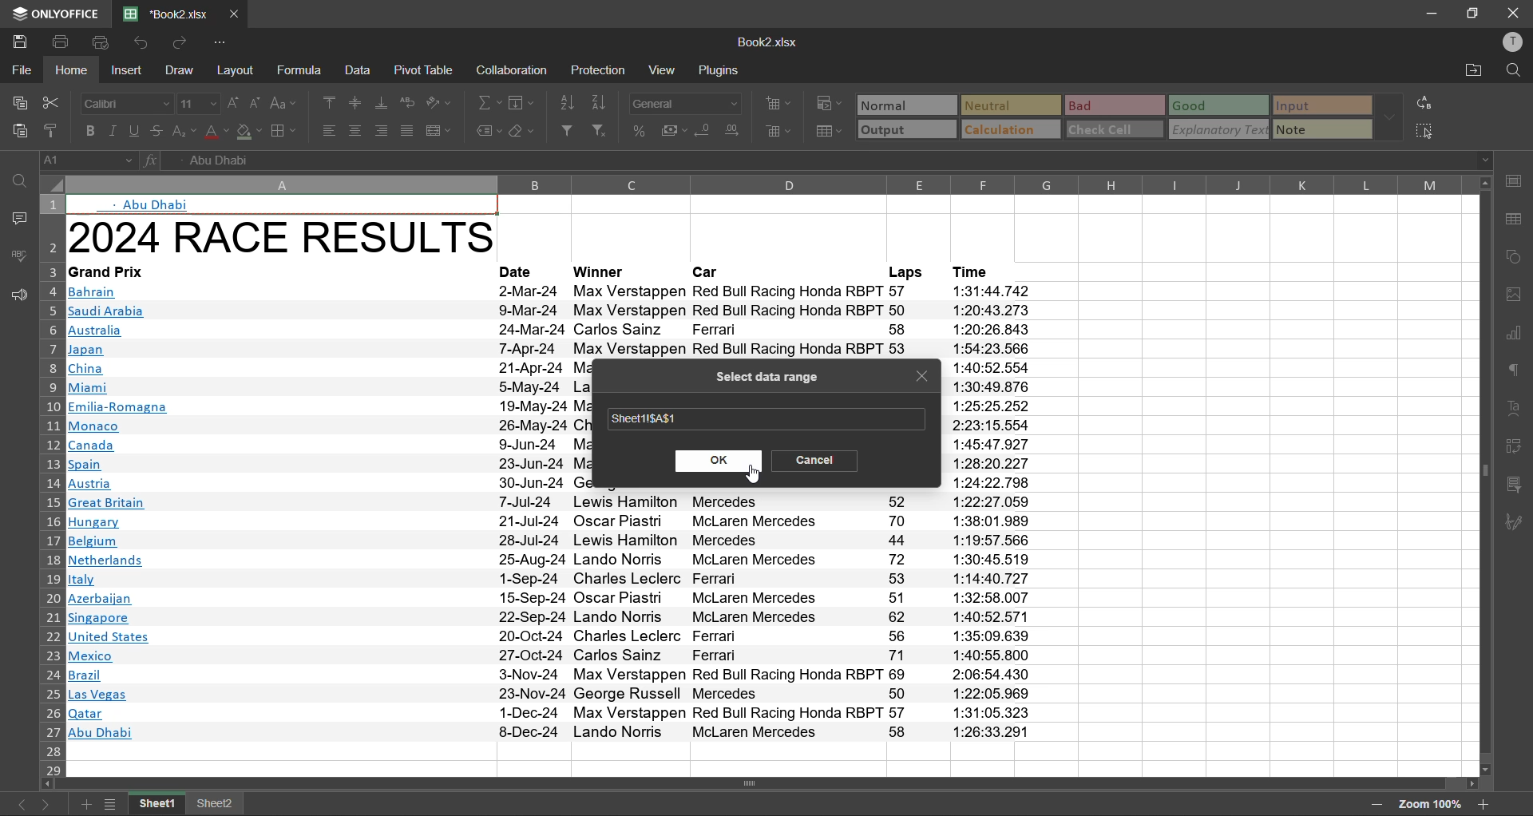 This screenshot has height=816, width=1533. What do you see at coordinates (996, 131) in the screenshot?
I see `calculation` at bounding box center [996, 131].